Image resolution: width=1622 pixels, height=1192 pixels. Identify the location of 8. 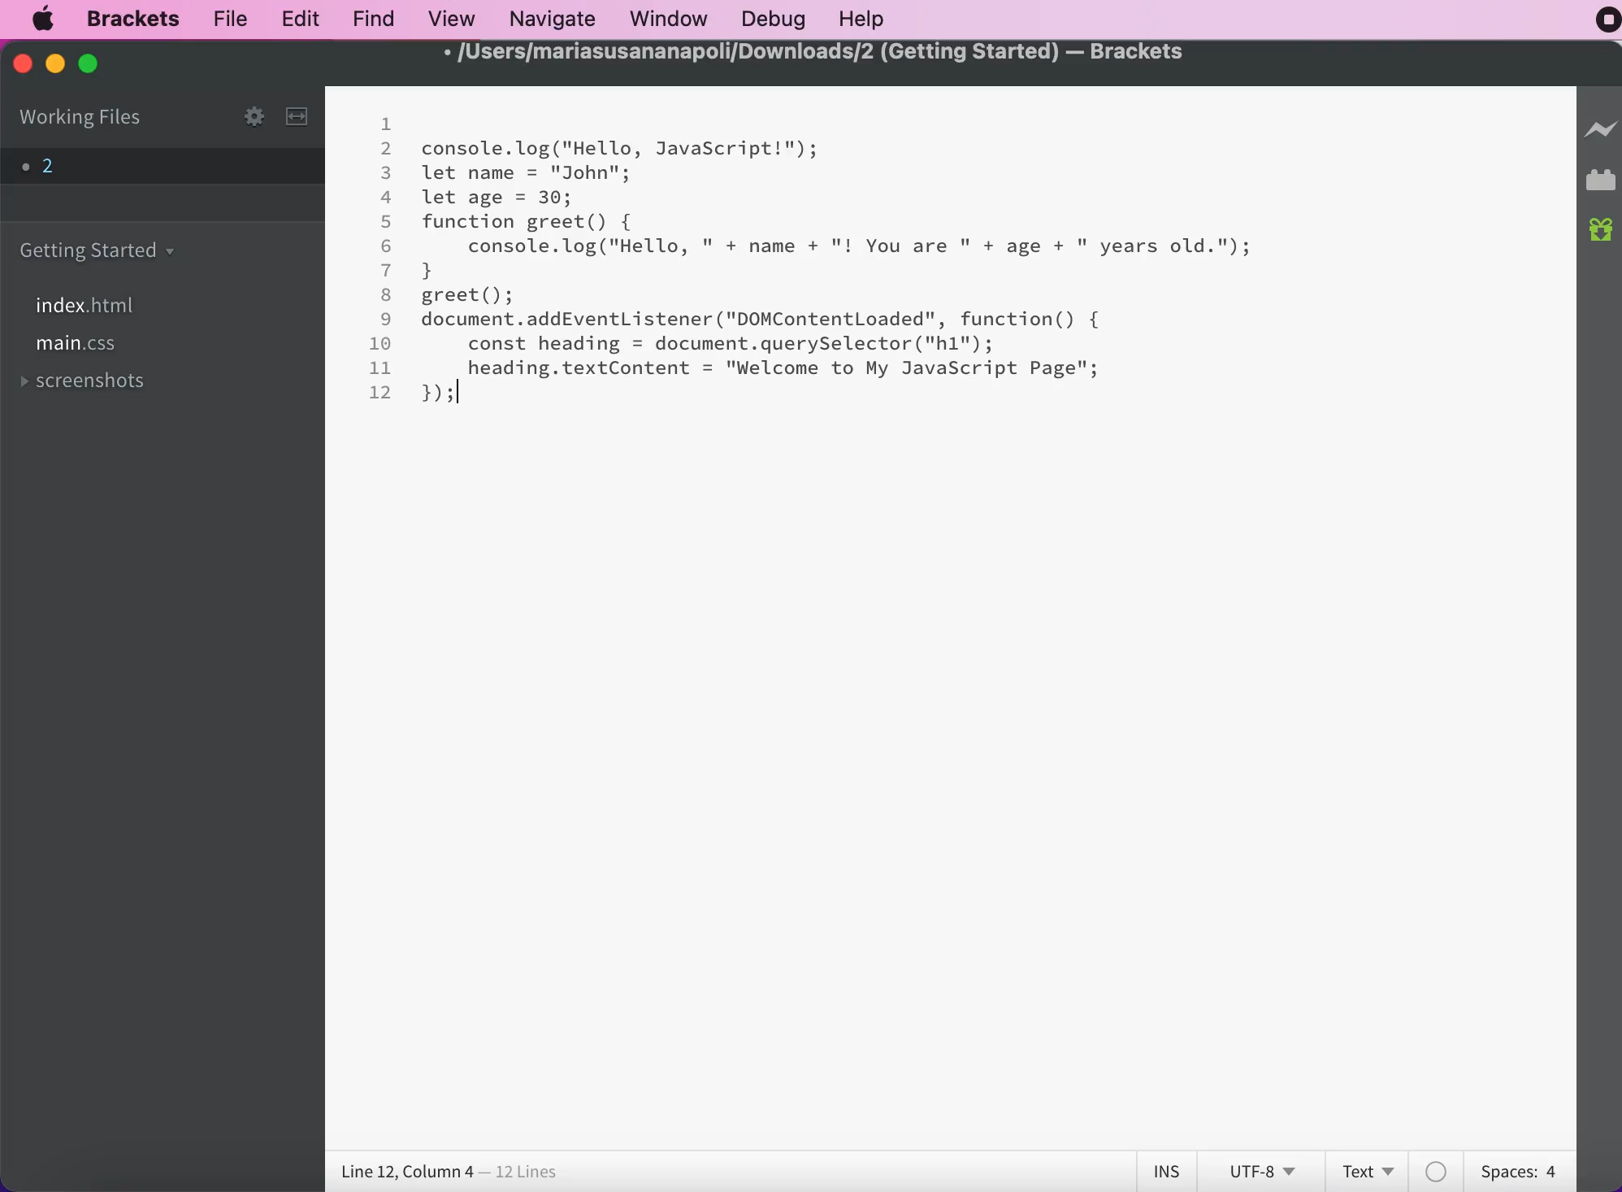
(385, 294).